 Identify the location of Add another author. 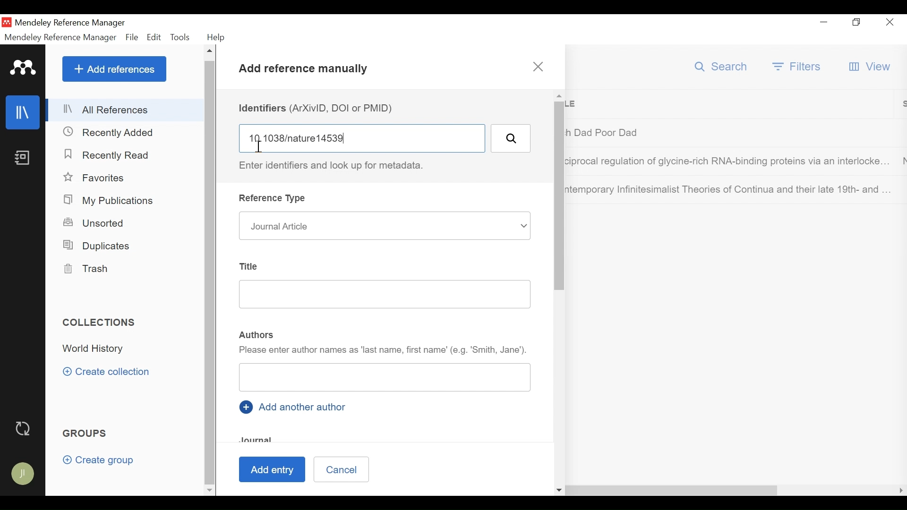
(295, 406).